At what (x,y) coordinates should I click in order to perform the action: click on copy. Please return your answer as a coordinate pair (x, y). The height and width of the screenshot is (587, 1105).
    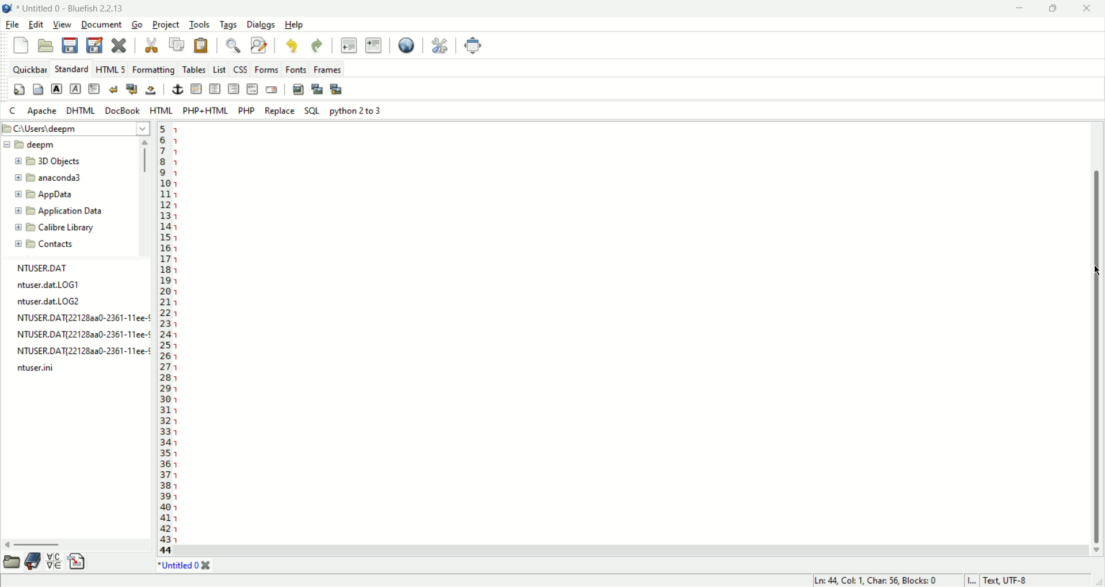
    Looking at the image, I should click on (178, 45).